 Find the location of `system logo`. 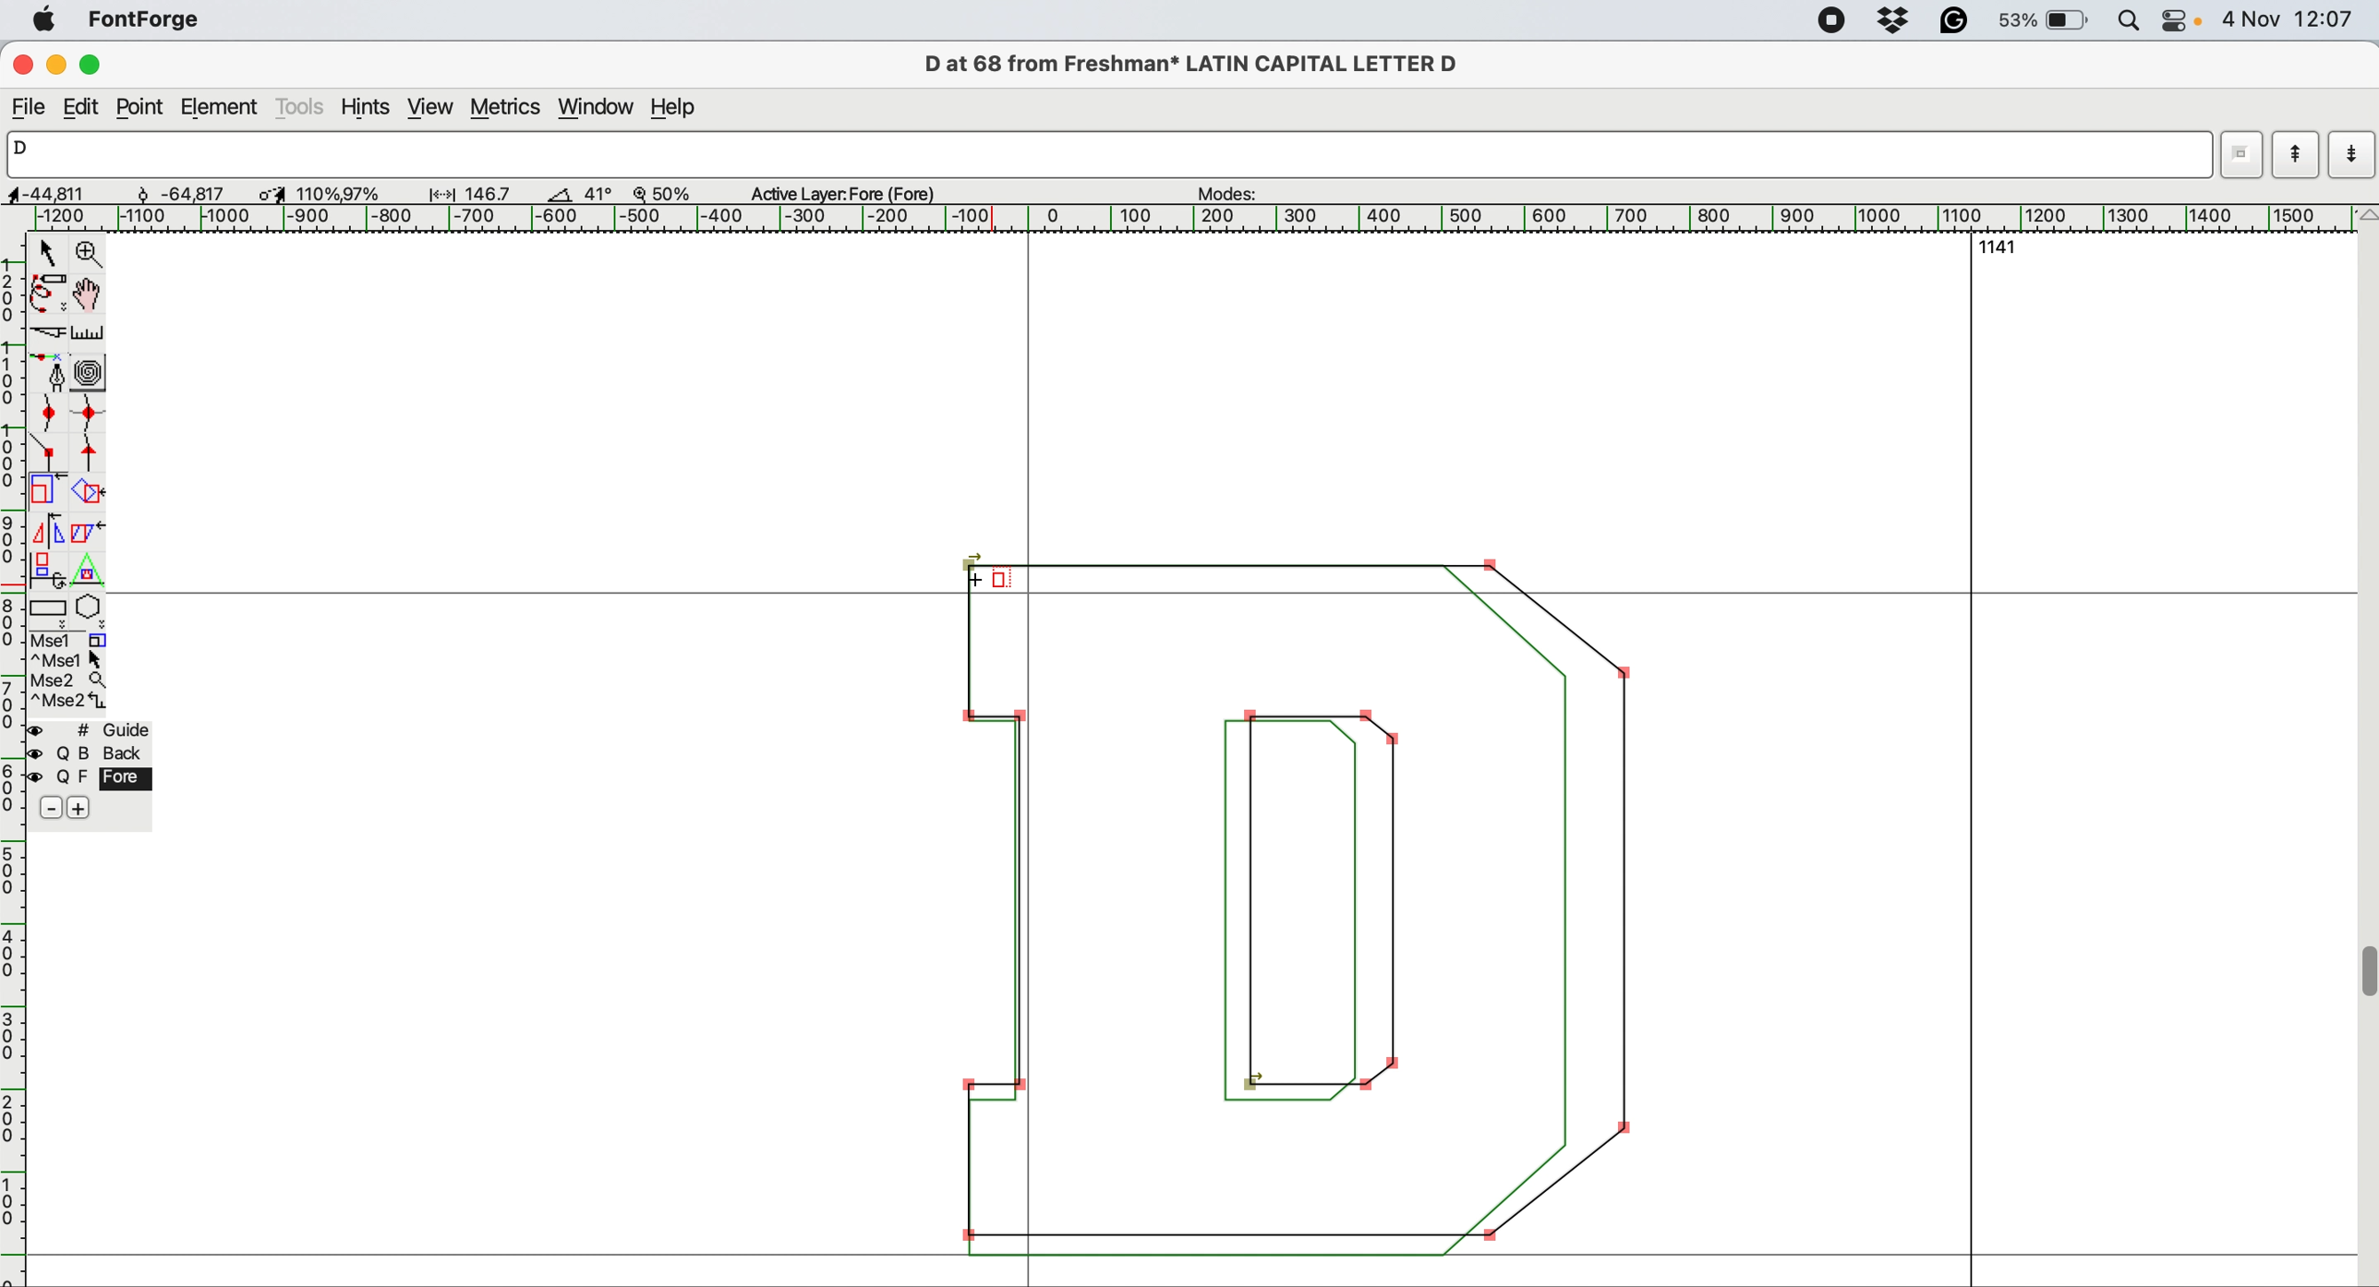

system logo is located at coordinates (45, 22).